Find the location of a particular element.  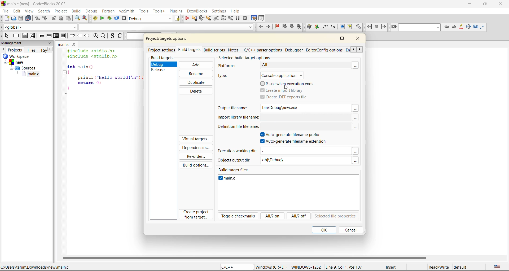

objects output dir is located at coordinates (236, 160).